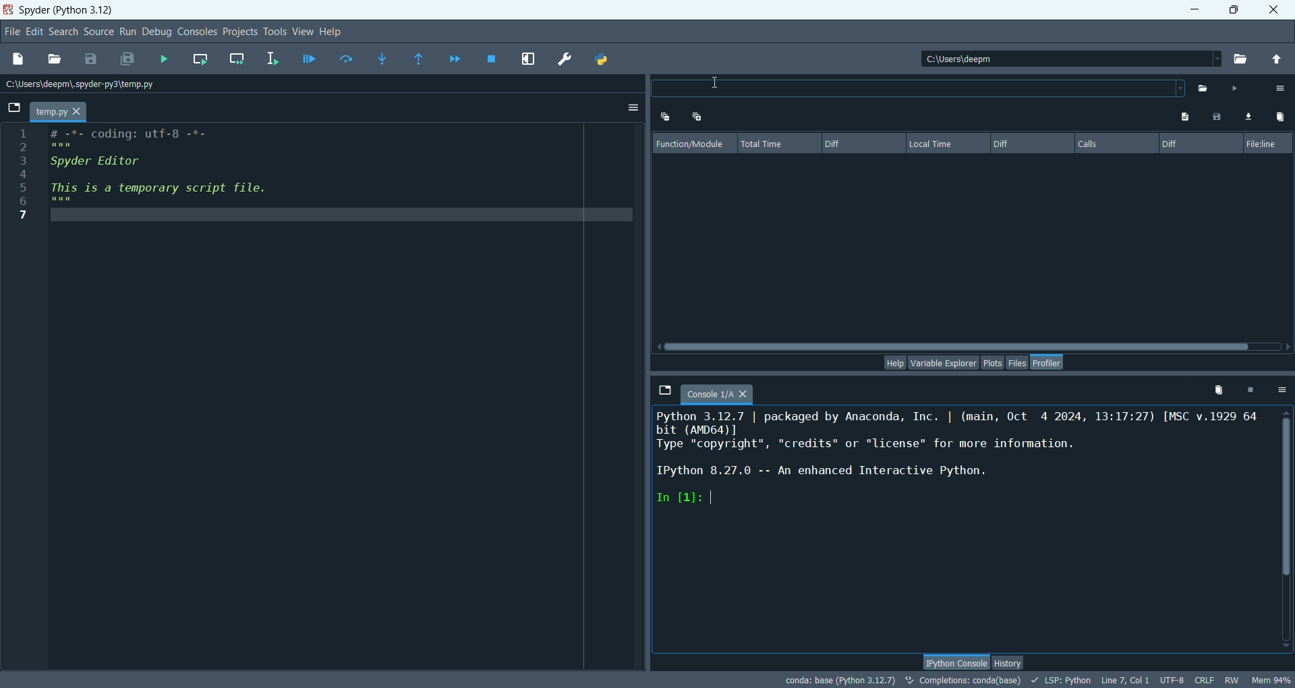  I want to click on maximize, so click(1234, 8).